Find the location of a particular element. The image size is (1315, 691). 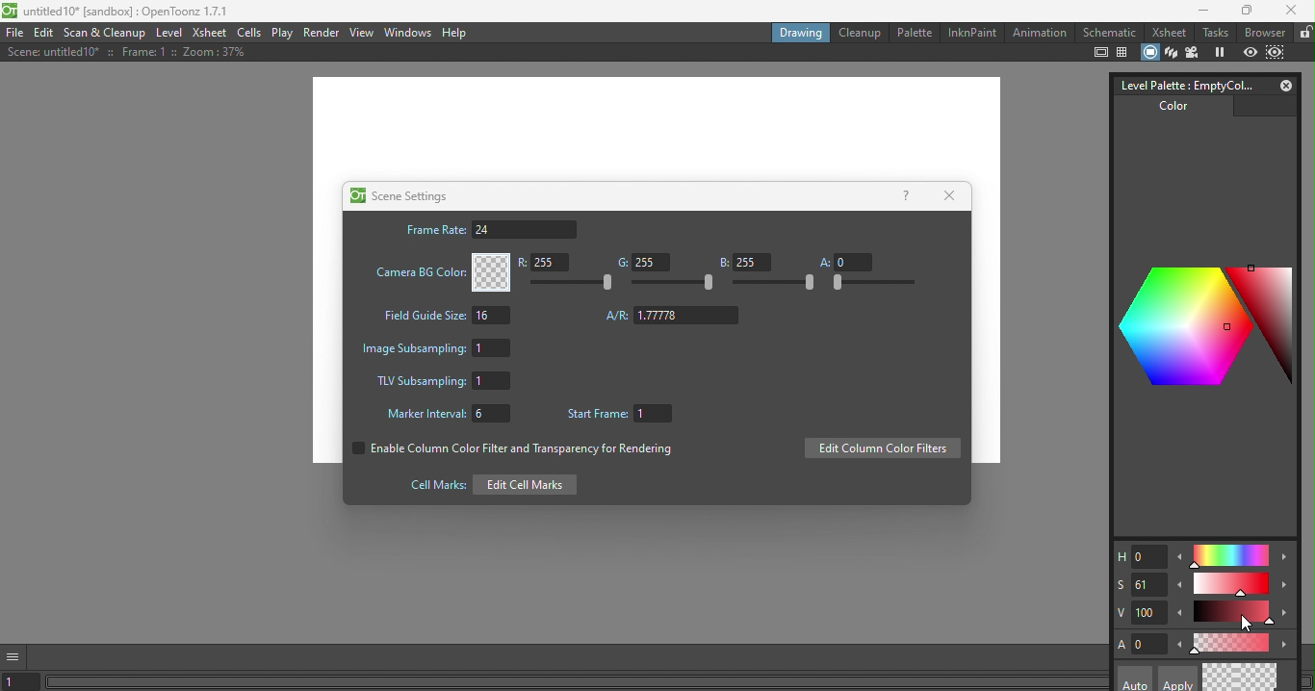

Current style is located at coordinates (1222, 678).